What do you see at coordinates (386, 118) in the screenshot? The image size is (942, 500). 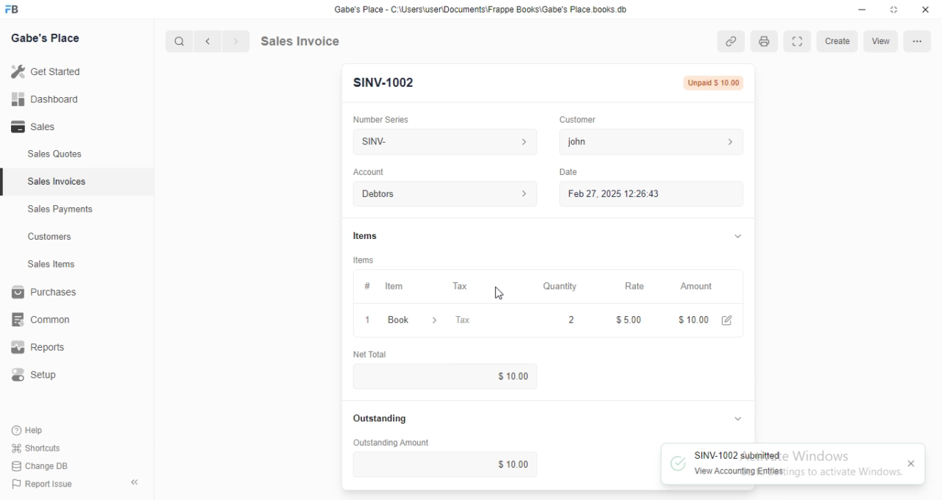 I see `Number Series` at bounding box center [386, 118].